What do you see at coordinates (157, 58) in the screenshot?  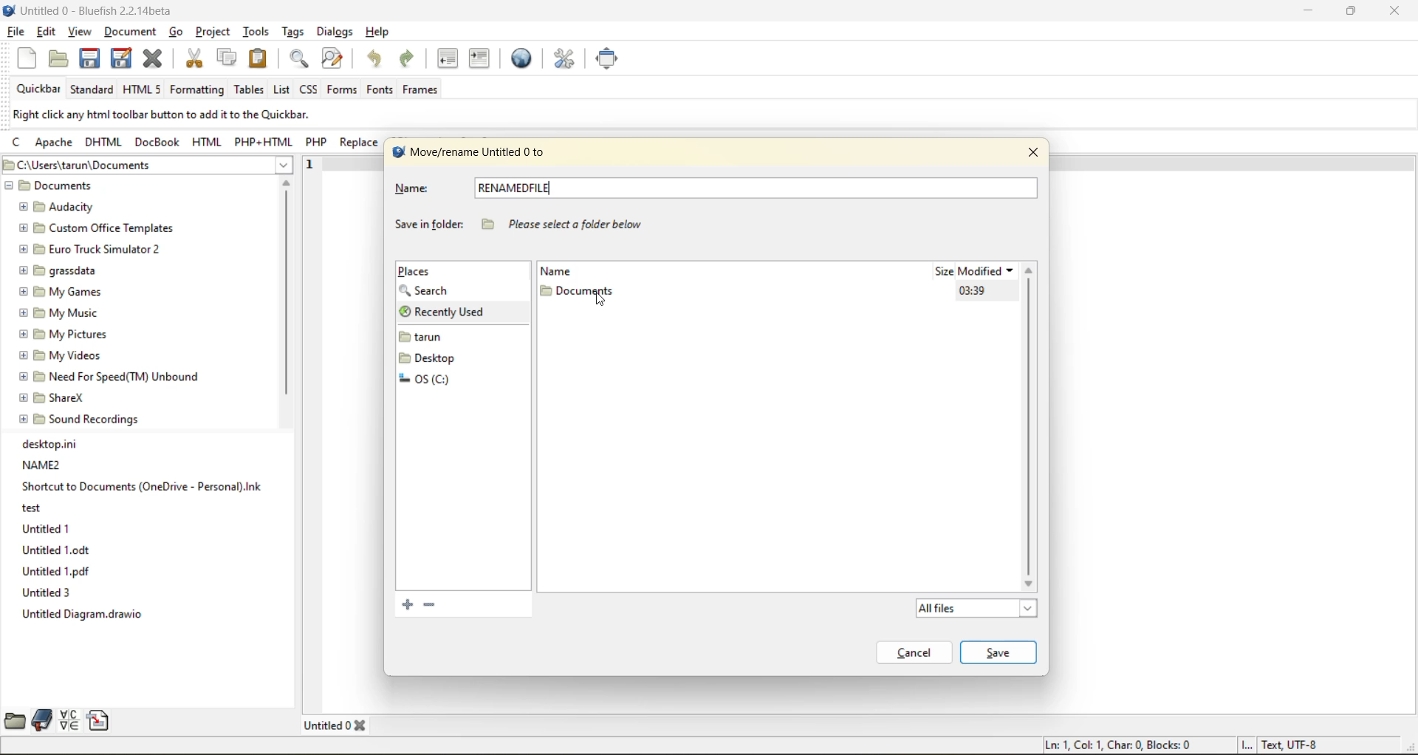 I see `close file` at bounding box center [157, 58].